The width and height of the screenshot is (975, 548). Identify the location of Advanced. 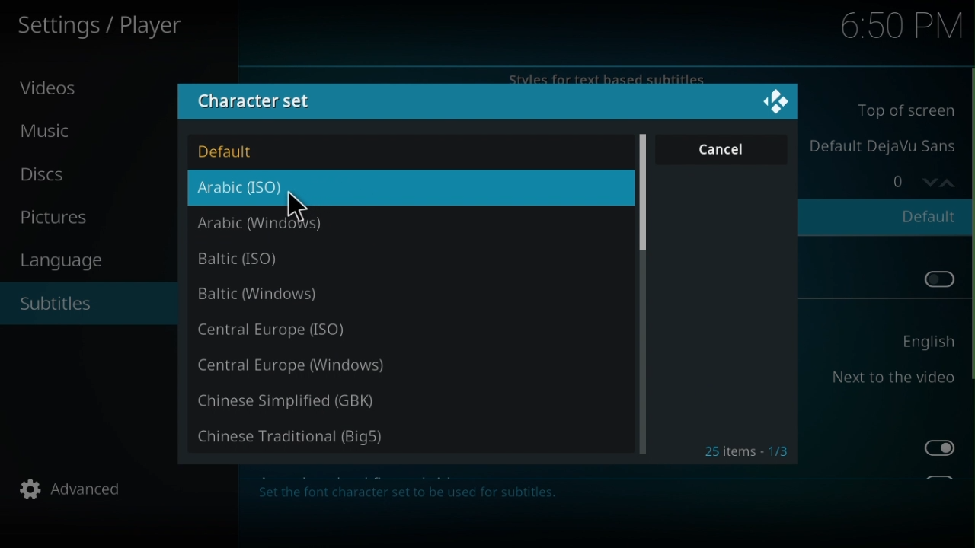
(78, 490).